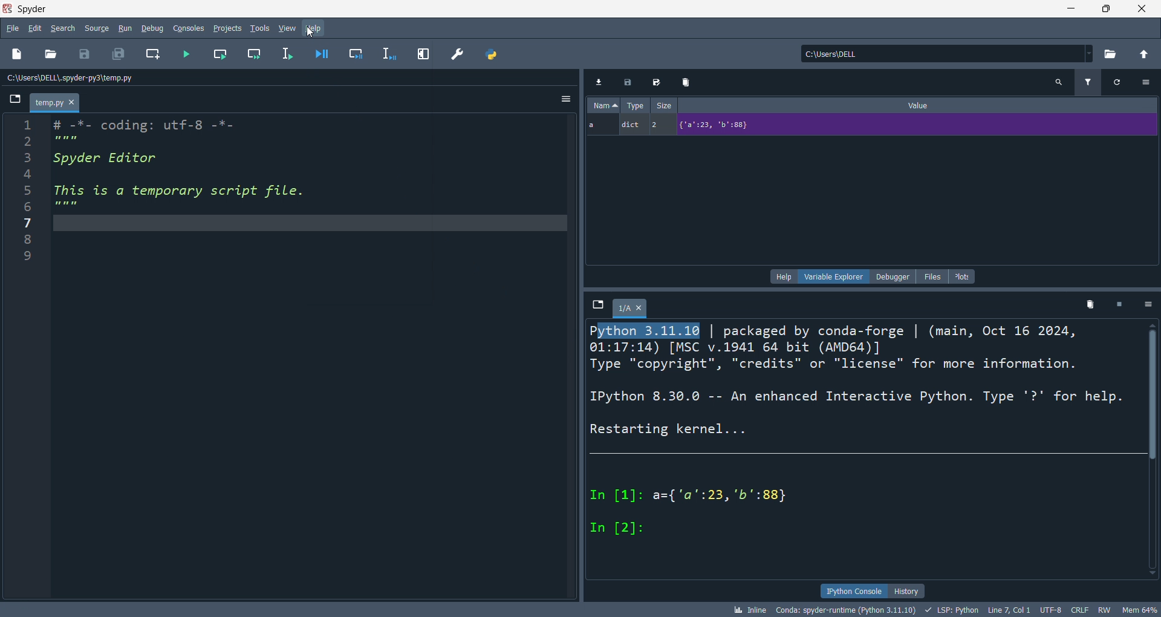 The image size is (1161, 617). Describe the element at coordinates (1110, 54) in the screenshot. I see `open directory` at that location.